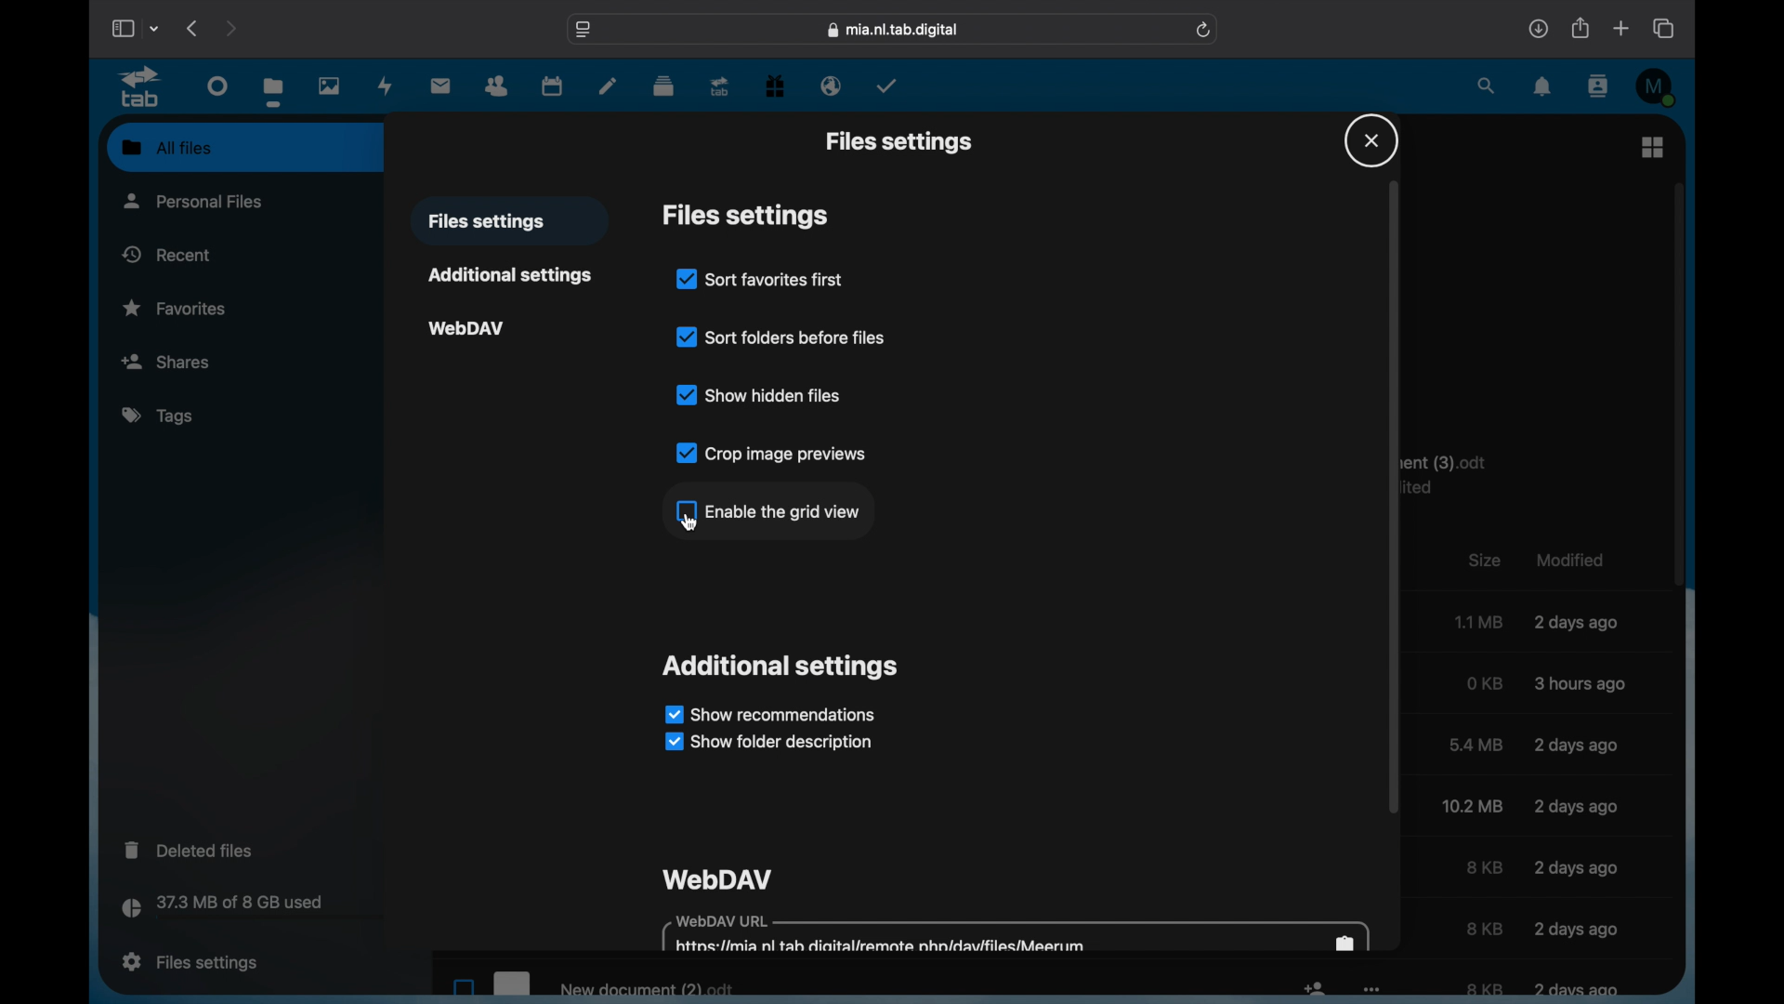 The height and width of the screenshot is (1004, 1784). Describe the element at coordinates (780, 335) in the screenshot. I see `show folders before files` at that location.